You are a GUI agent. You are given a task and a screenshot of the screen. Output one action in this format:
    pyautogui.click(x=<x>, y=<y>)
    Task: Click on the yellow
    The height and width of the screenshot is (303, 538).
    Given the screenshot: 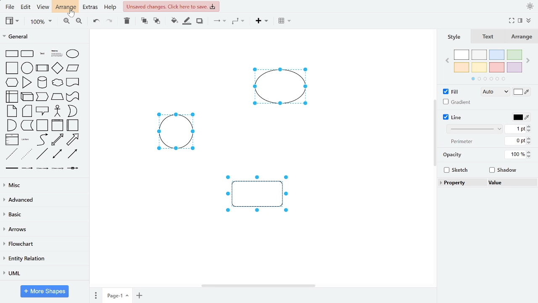 What is the action you would take?
    pyautogui.click(x=480, y=67)
    